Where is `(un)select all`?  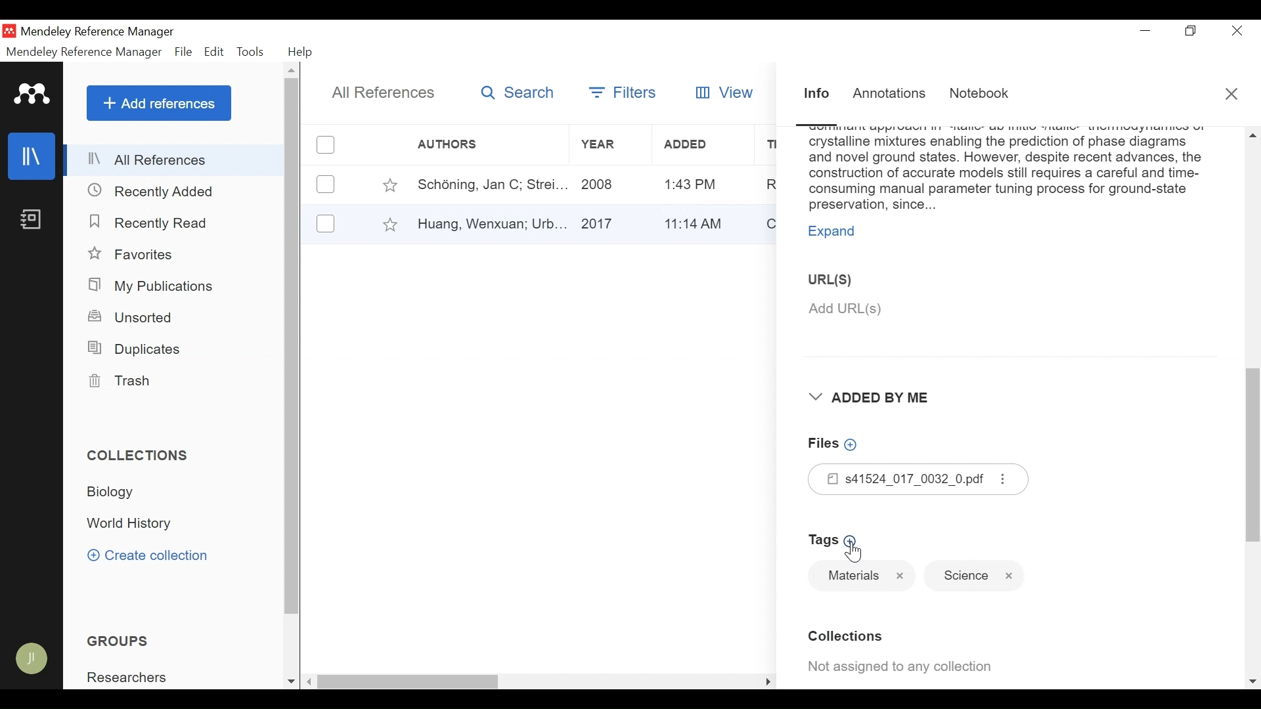 (un)select all is located at coordinates (326, 145).